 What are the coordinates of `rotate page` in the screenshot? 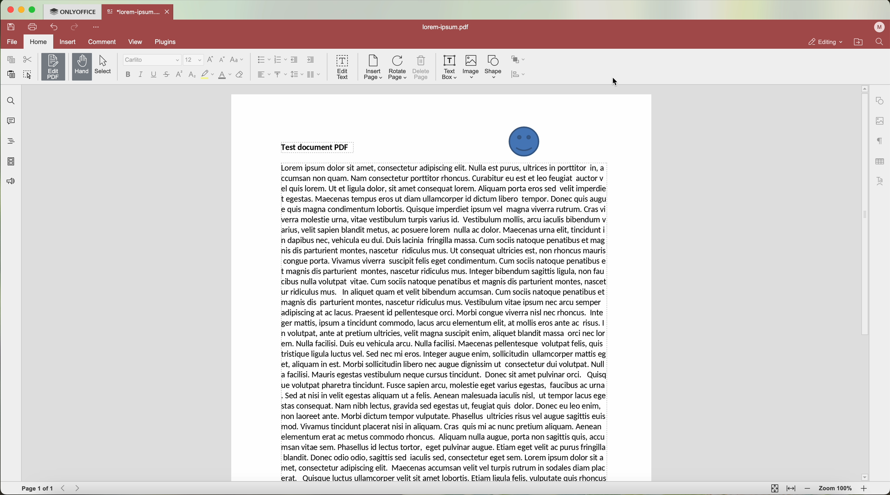 It's located at (398, 68).